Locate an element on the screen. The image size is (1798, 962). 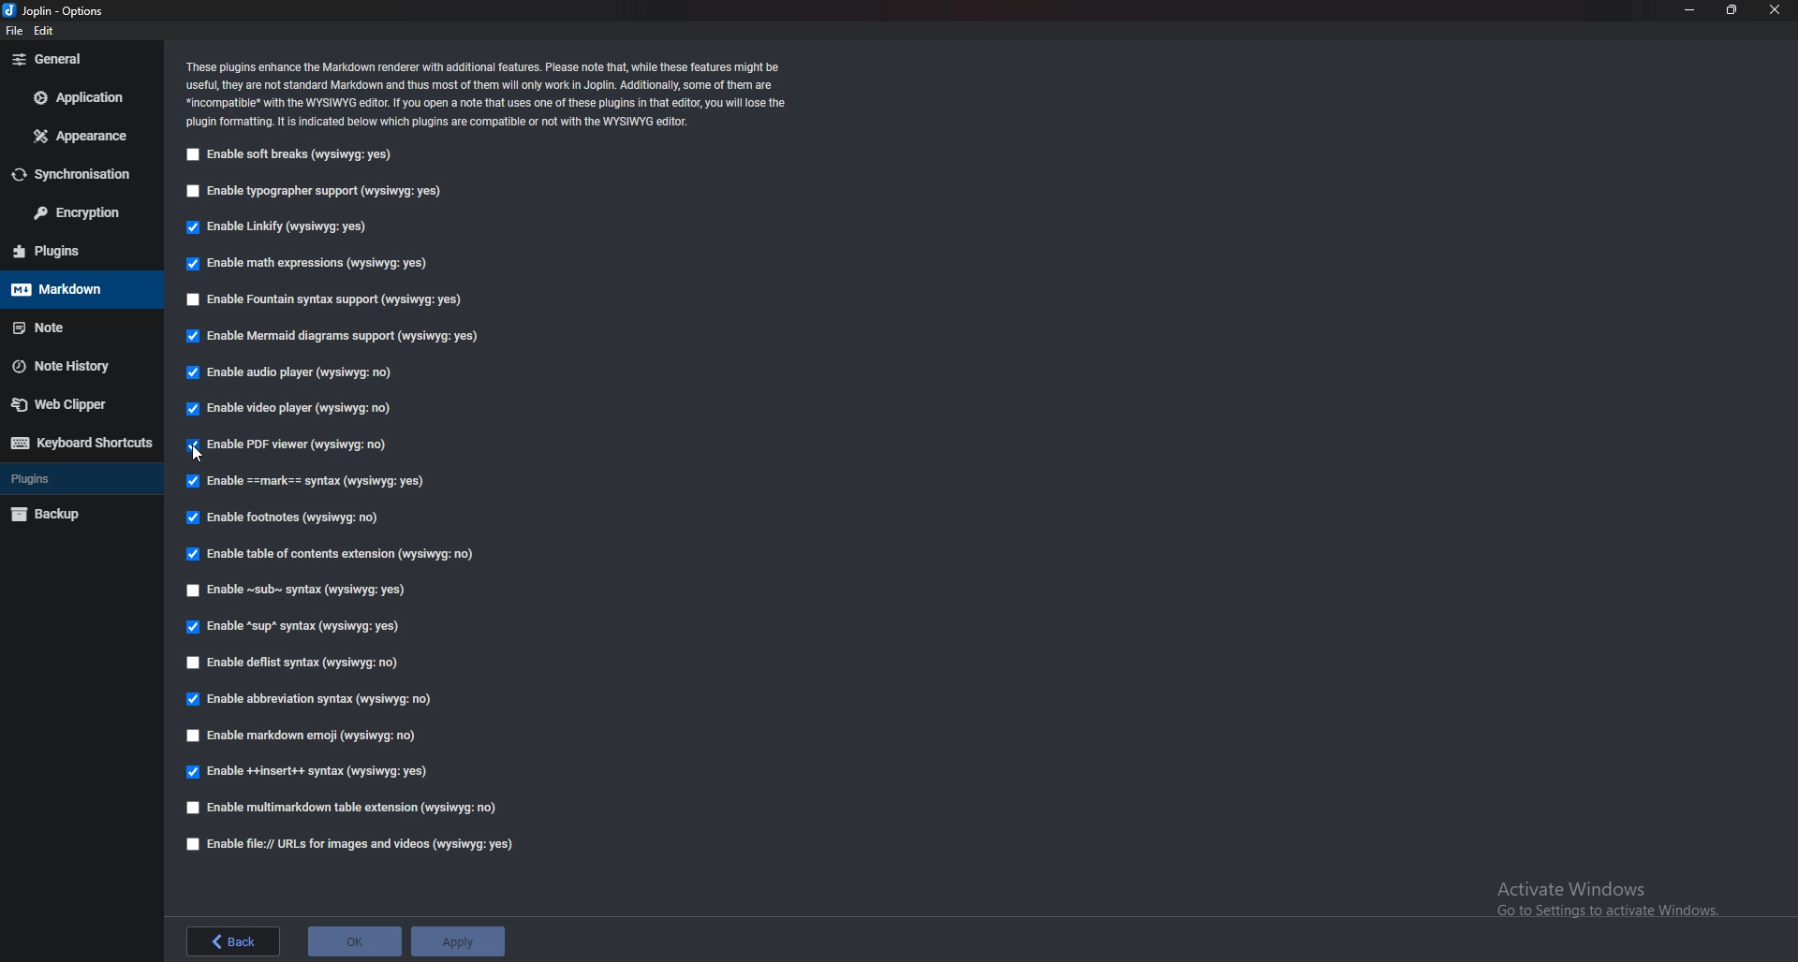
markdown is located at coordinates (77, 290).